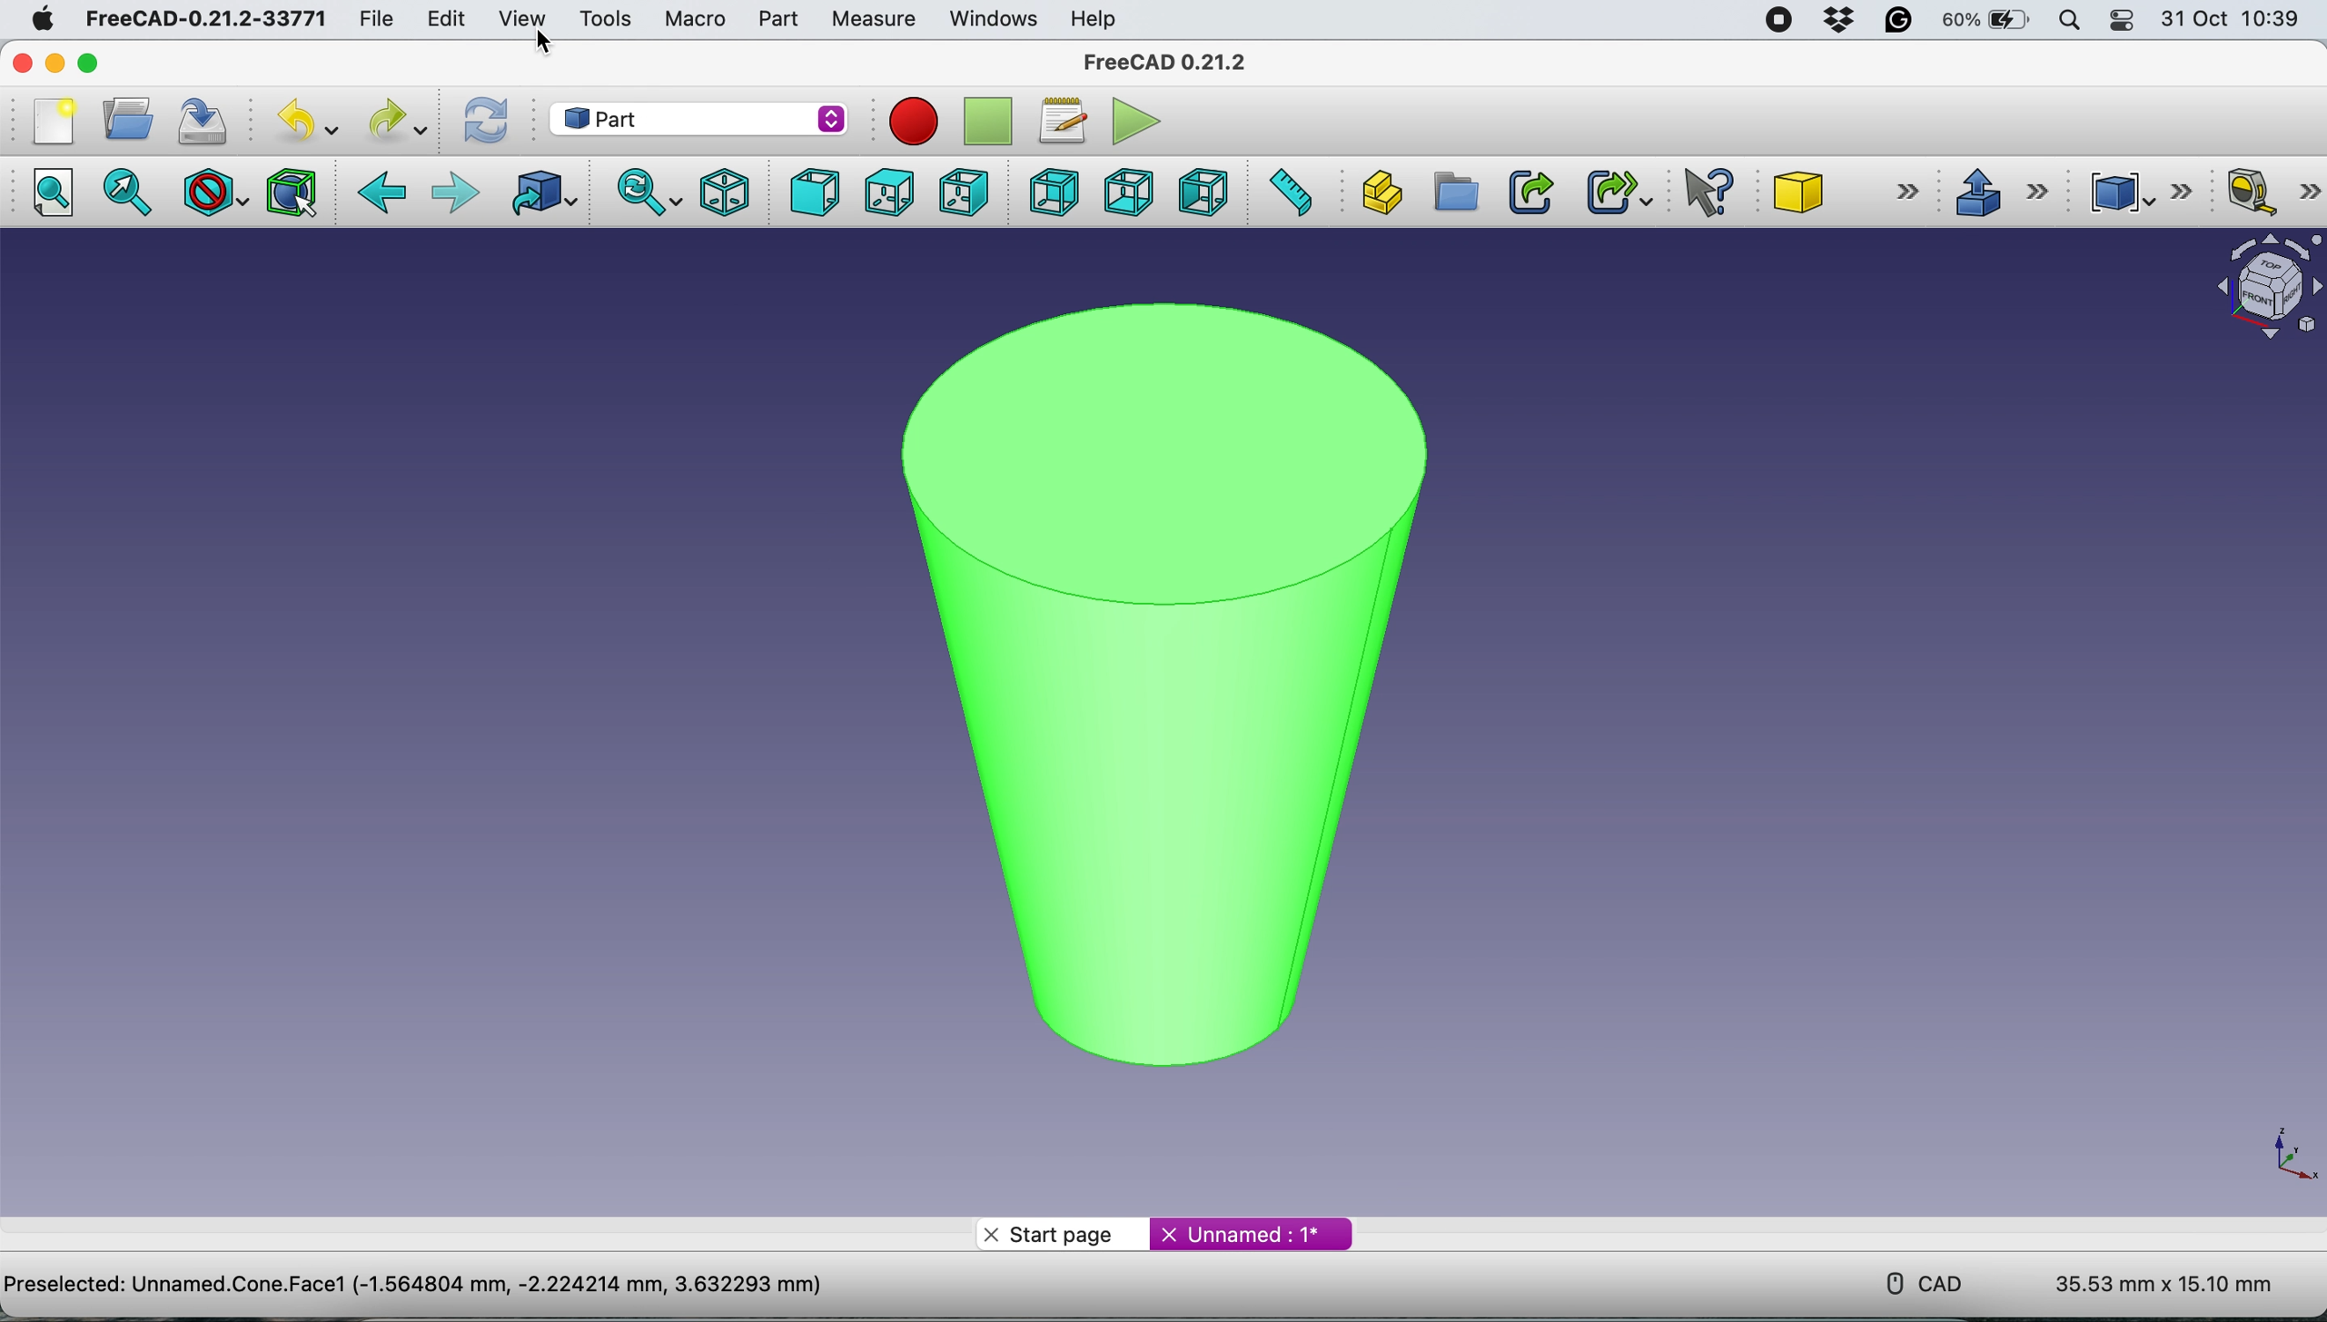 The height and width of the screenshot is (1322, 2327). What do you see at coordinates (872, 19) in the screenshot?
I see `measure` at bounding box center [872, 19].